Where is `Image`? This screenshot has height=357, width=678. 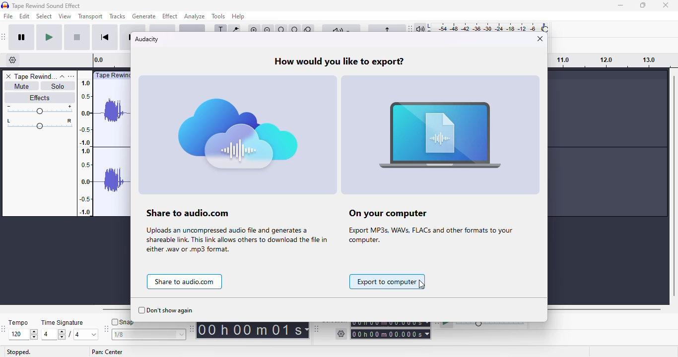 Image is located at coordinates (442, 137).